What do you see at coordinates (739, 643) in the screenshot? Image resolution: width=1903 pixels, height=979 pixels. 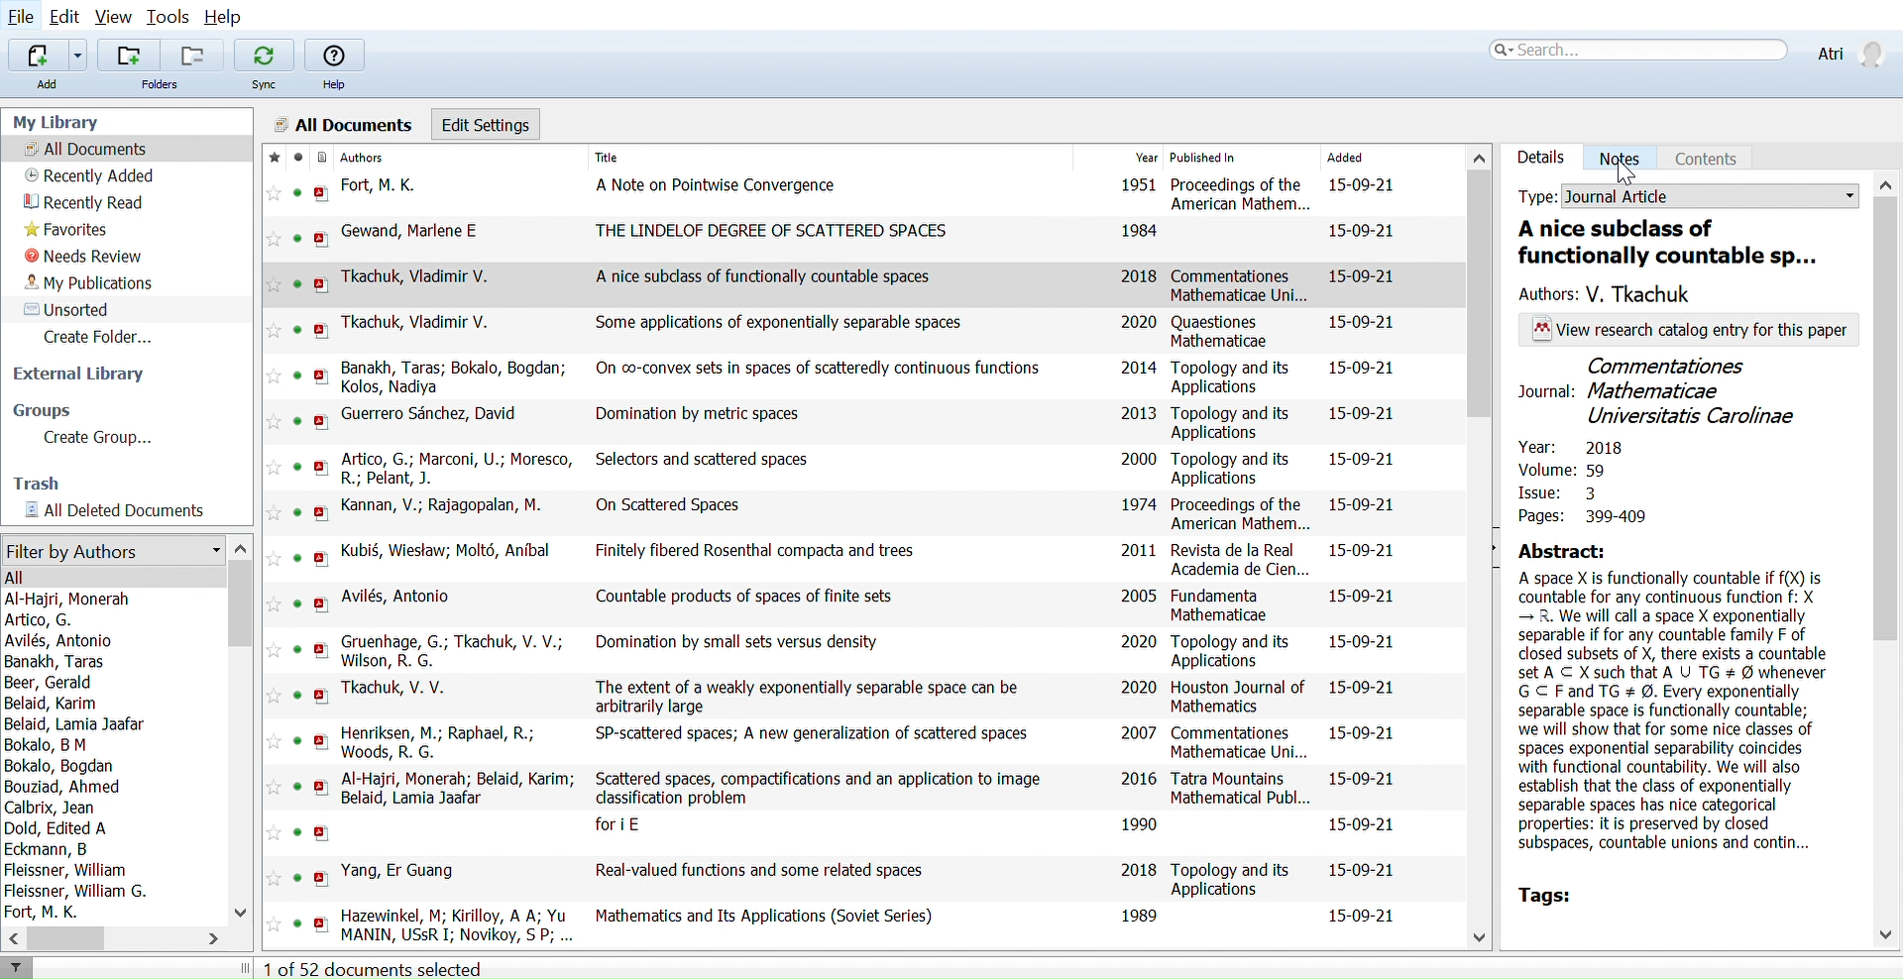 I see `Domination by small sets versus density` at bounding box center [739, 643].